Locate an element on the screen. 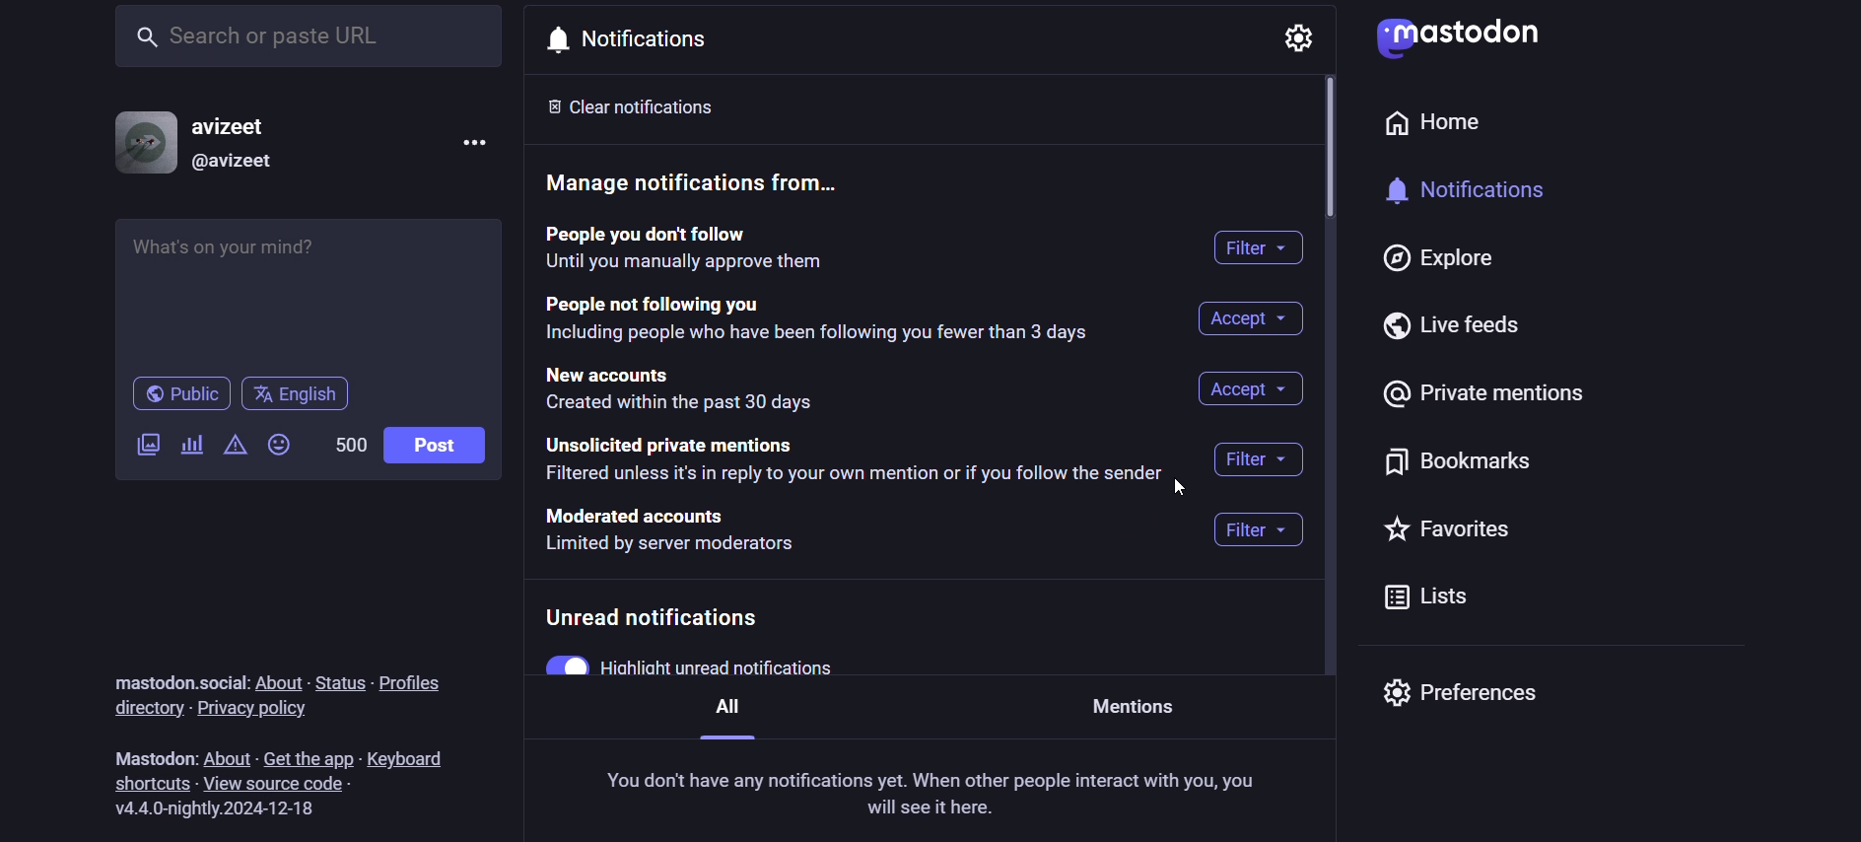 The image size is (1861, 842). New accounts
Created within the past 30 days is located at coordinates (678, 387).